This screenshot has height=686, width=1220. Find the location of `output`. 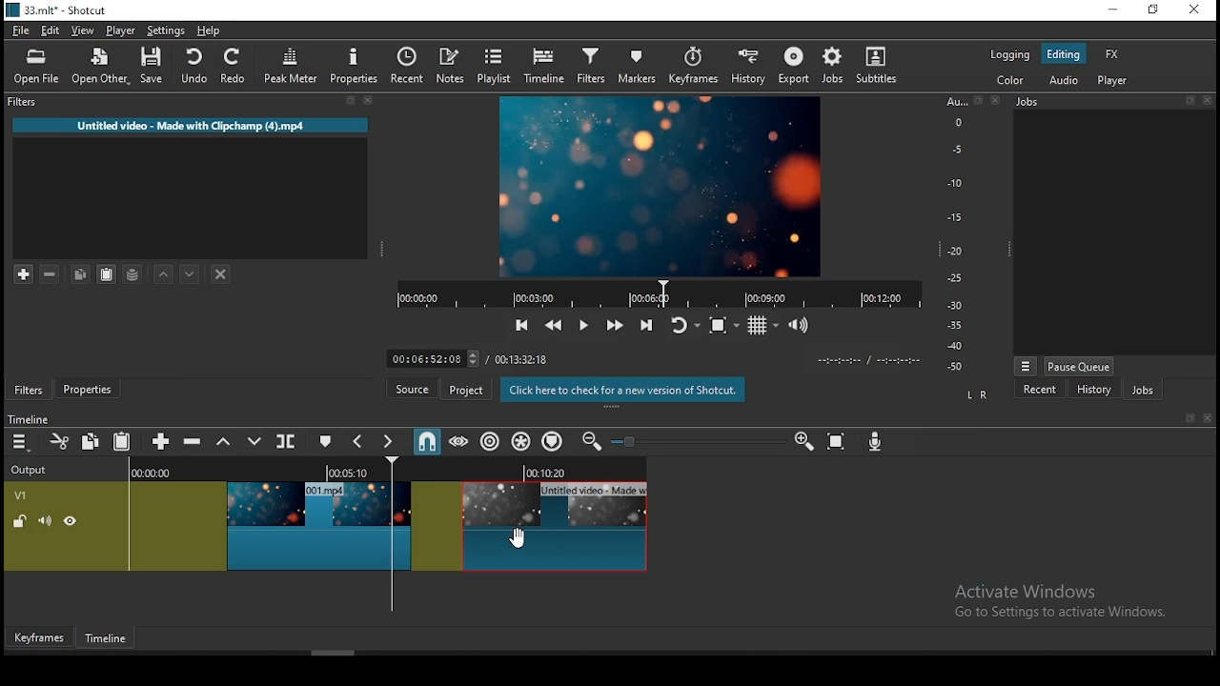

output is located at coordinates (31, 472).